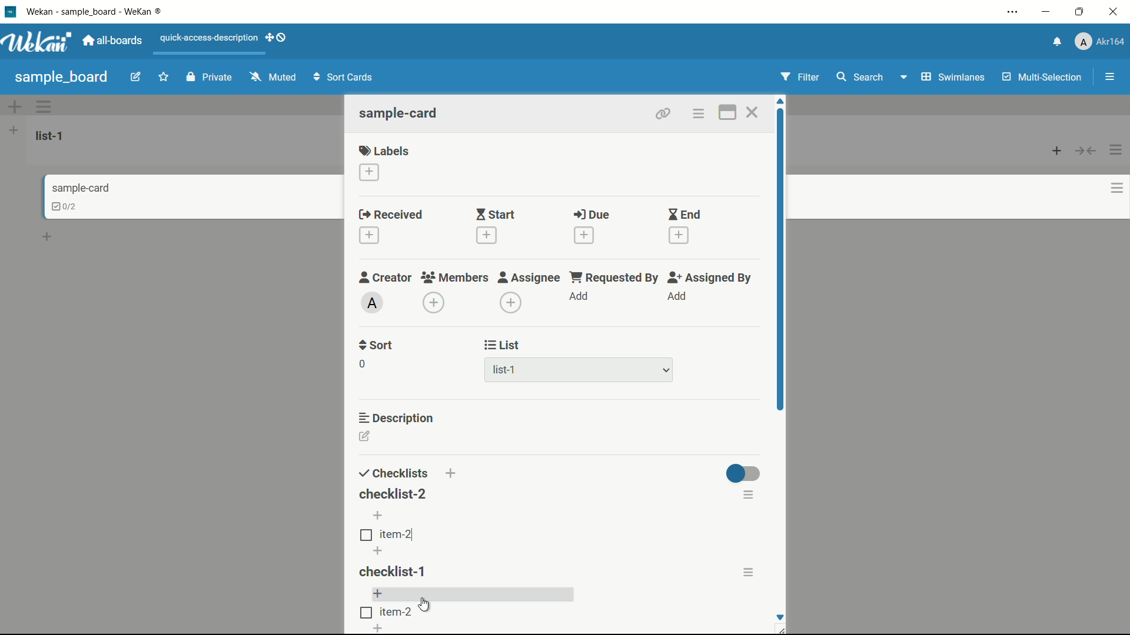 The width and height of the screenshot is (1130, 635). What do you see at coordinates (676, 296) in the screenshot?
I see `add` at bounding box center [676, 296].